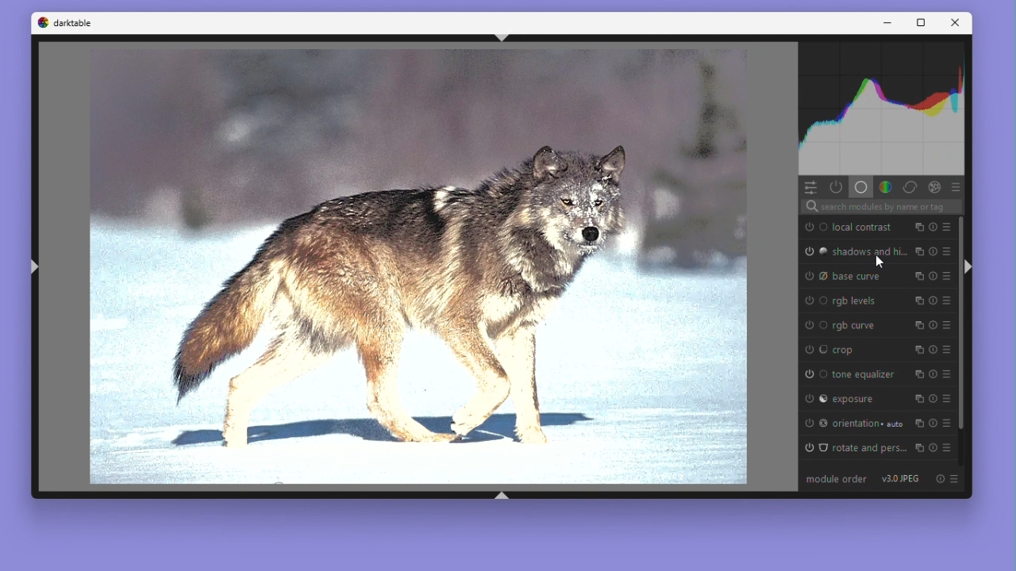 This screenshot has height=571, width=1016. What do you see at coordinates (858, 325) in the screenshot?
I see `rgb curve` at bounding box center [858, 325].